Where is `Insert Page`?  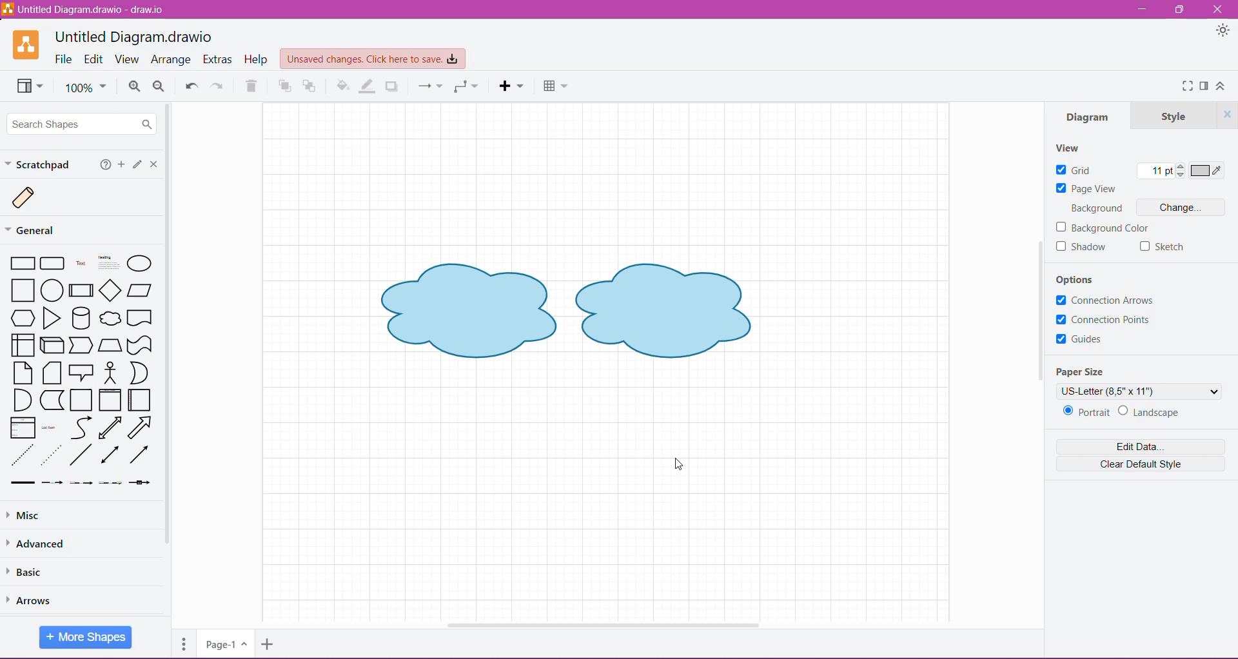
Insert Page is located at coordinates (270, 644).